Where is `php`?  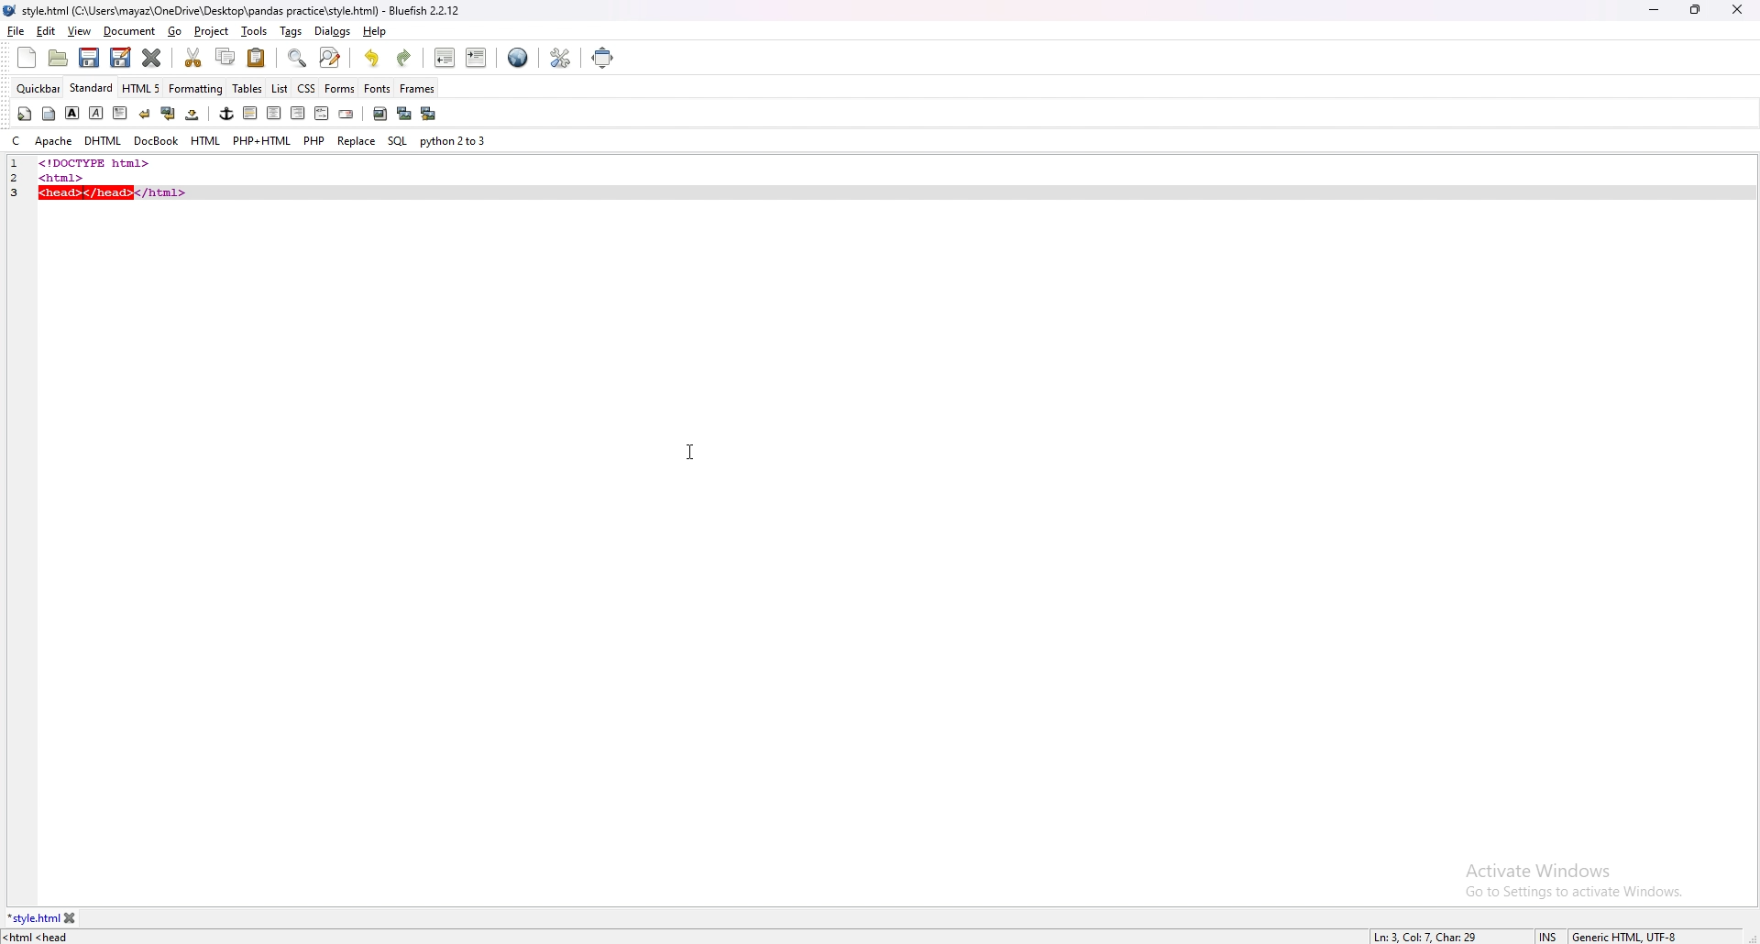
php is located at coordinates (314, 140).